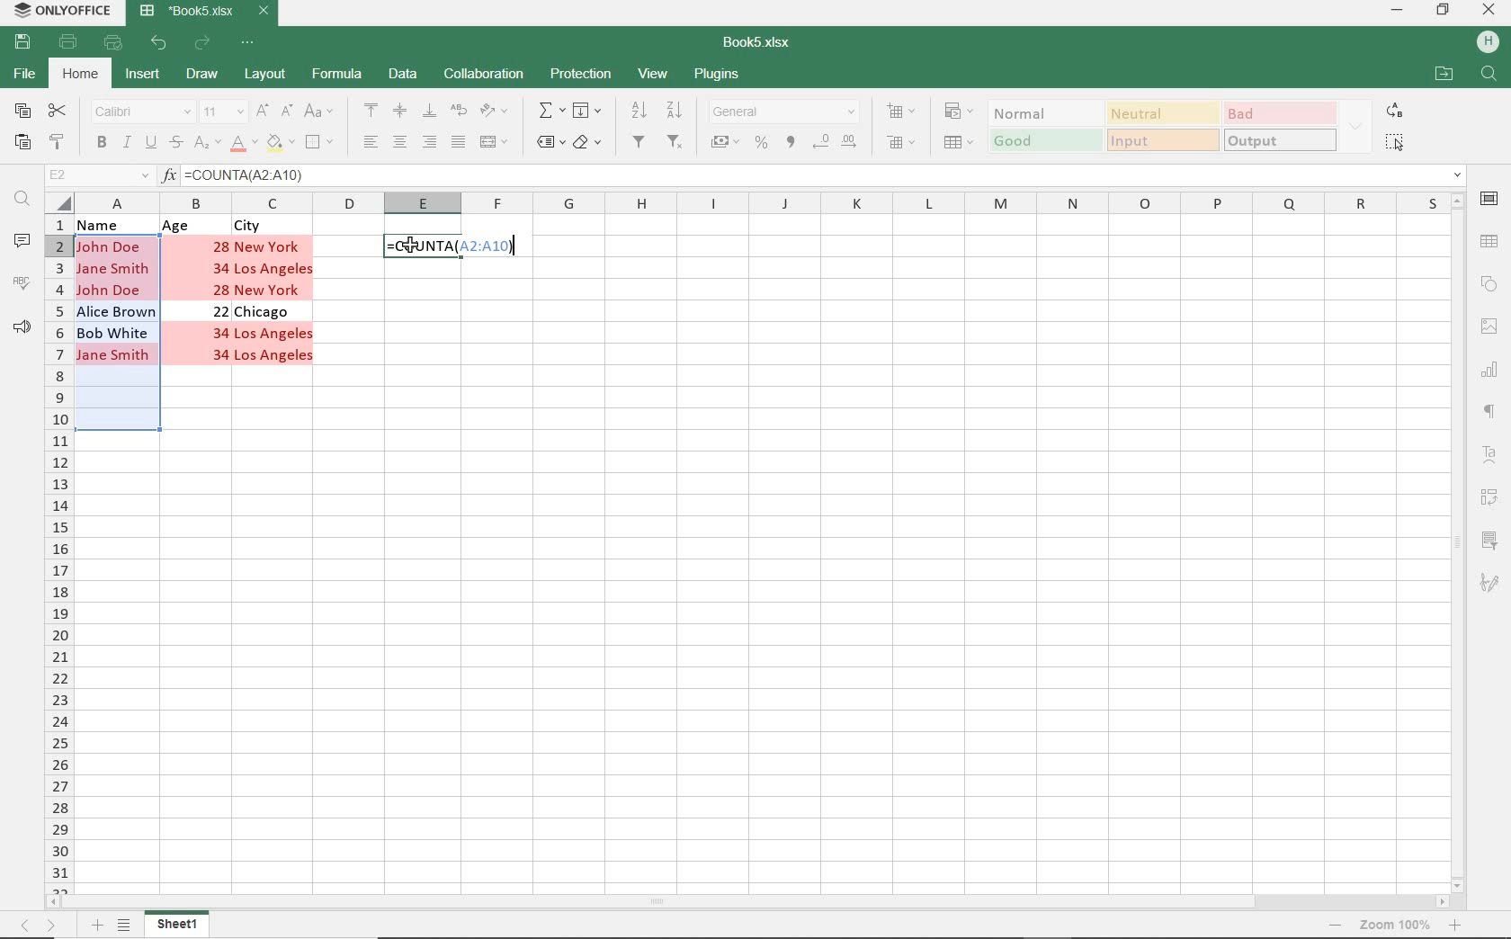  I want to click on Zoom out or zoom in, so click(1397, 924).